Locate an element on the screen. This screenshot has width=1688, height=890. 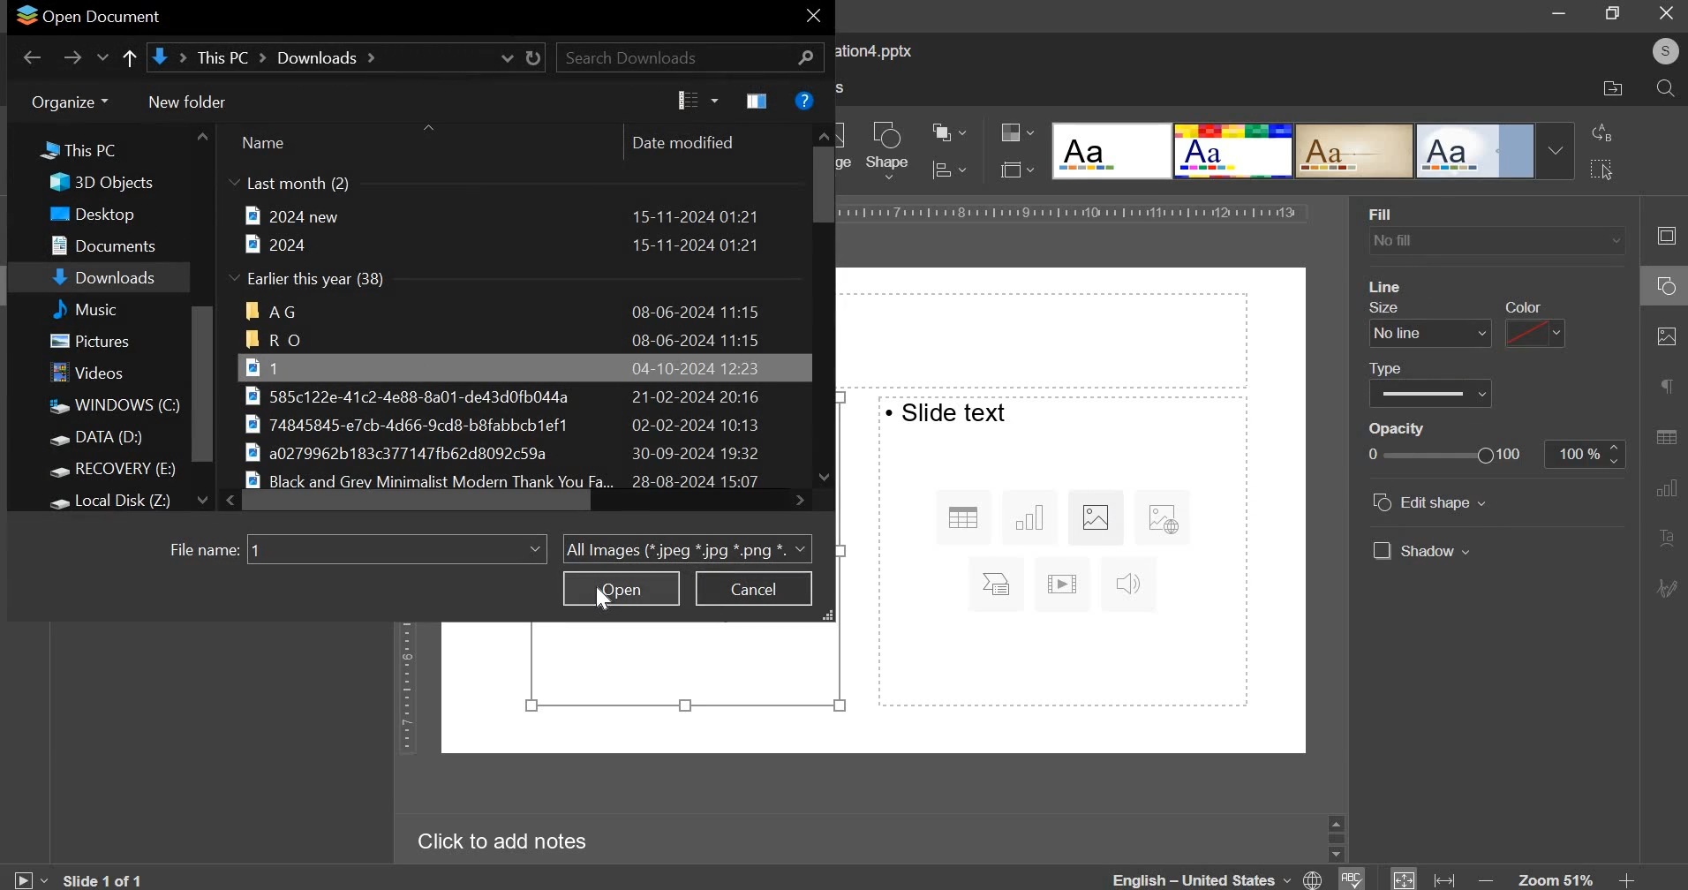
exit is located at coordinates (813, 19).